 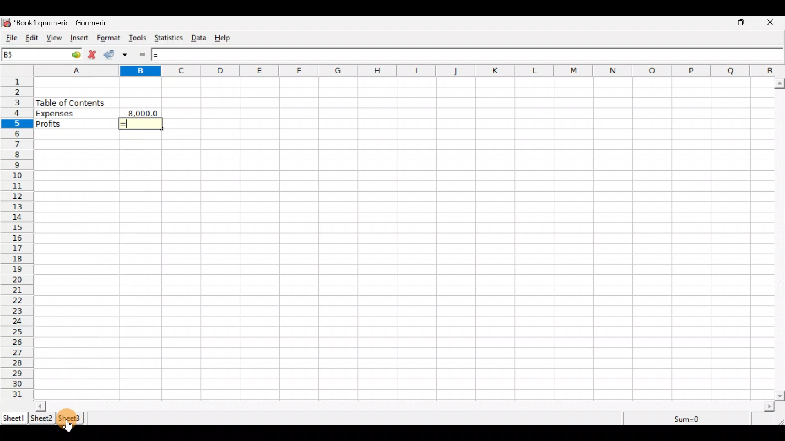 I want to click on scroll up, so click(x=780, y=84).